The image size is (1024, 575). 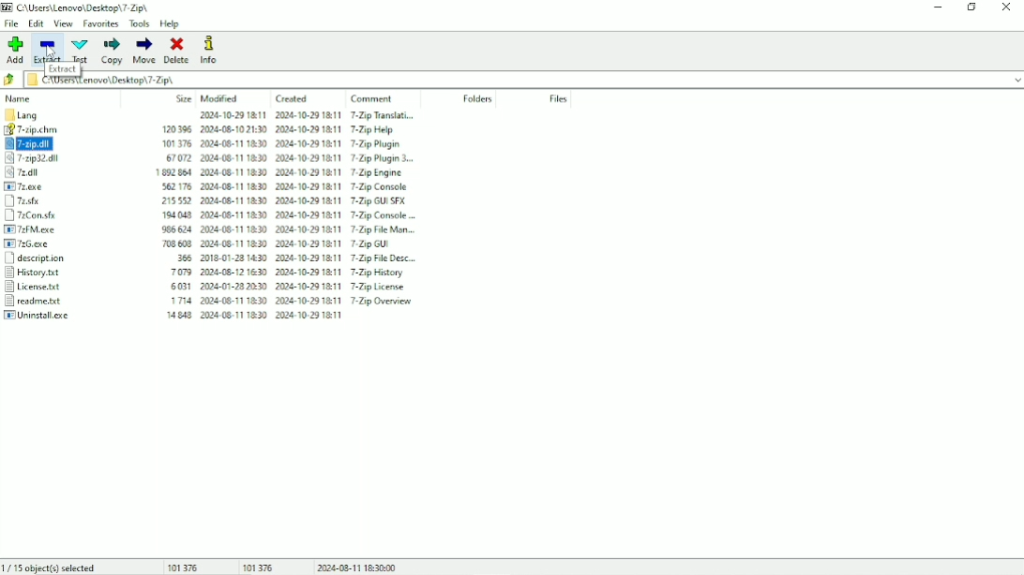 I want to click on Uninstall.exe, so click(x=52, y=316).